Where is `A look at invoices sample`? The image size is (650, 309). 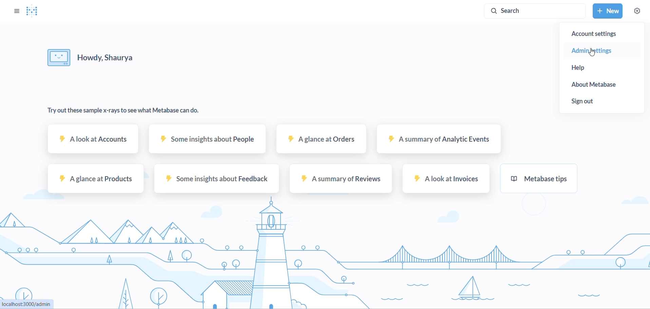
A look at invoices sample is located at coordinates (445, 179).